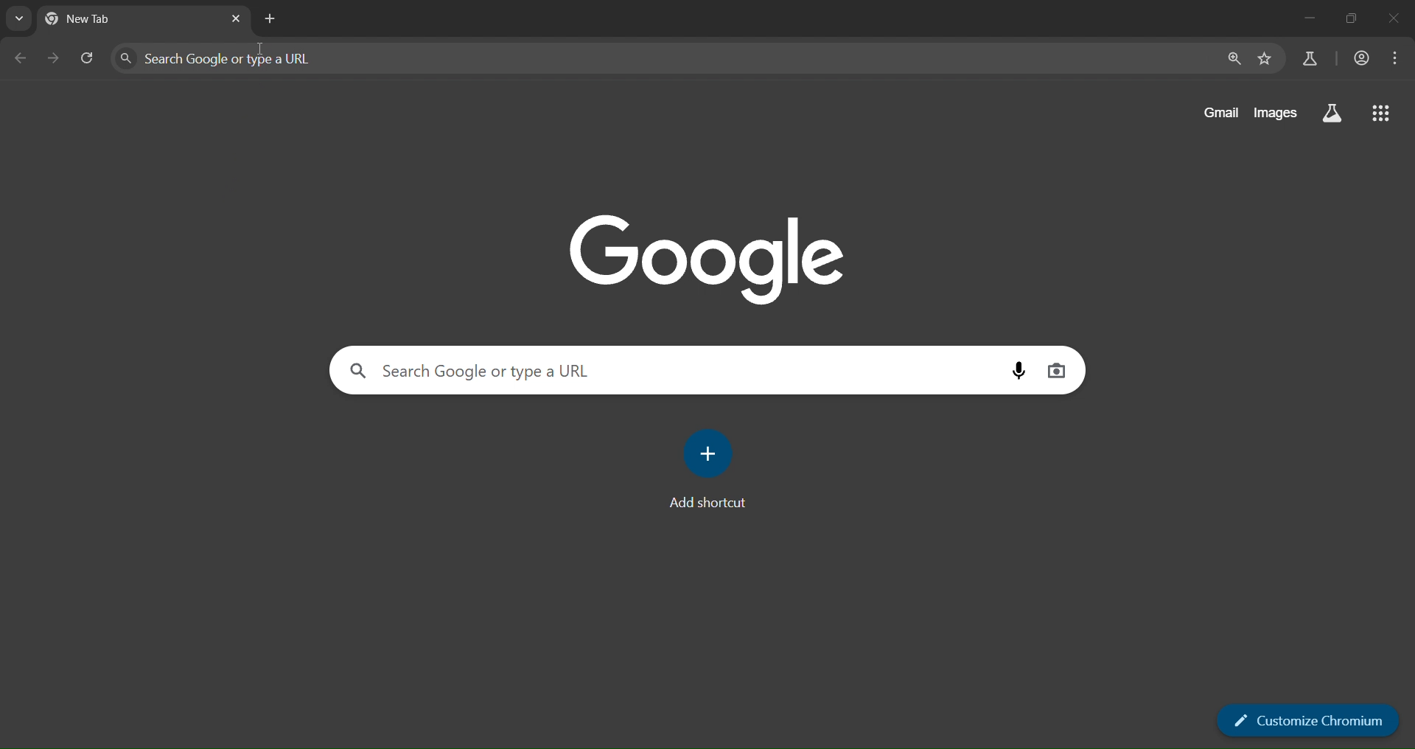  Describe the element at coordinates (1307, 60) in the screenshot. I see `search labs` at that location.